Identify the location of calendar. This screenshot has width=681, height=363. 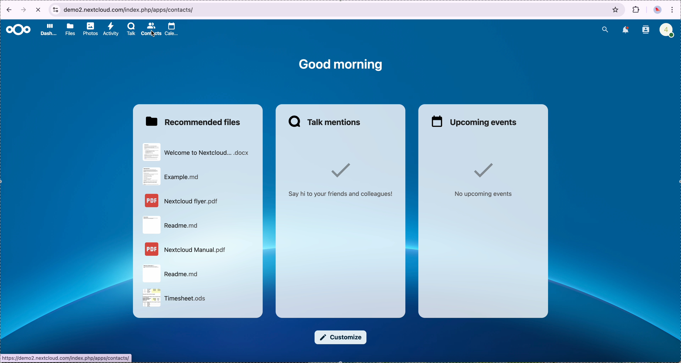
(174, 29).